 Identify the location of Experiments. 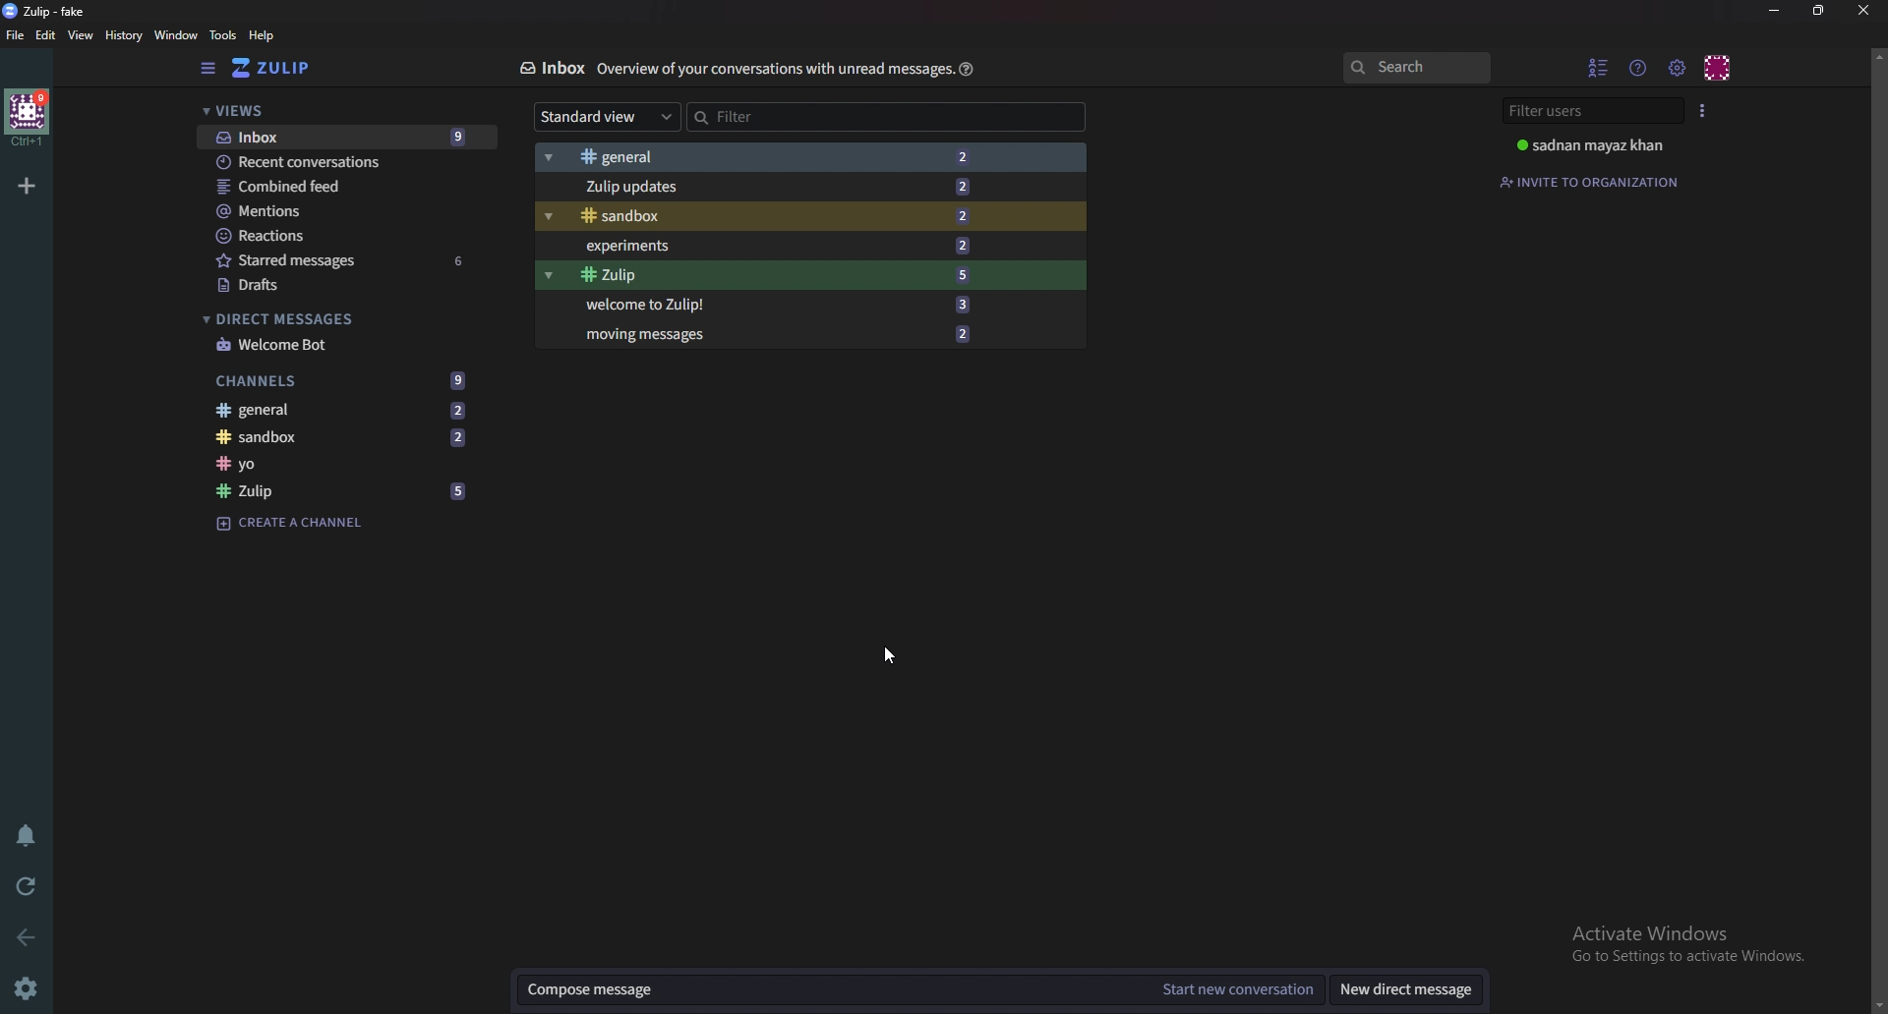
(771, 249).